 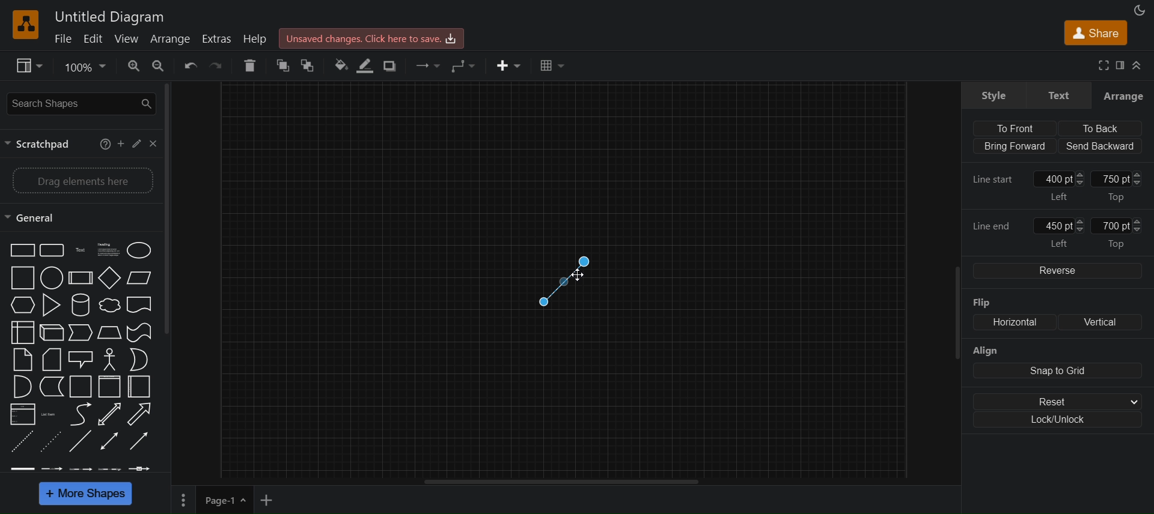 I want to click on Process, so click(x=79, y=277).